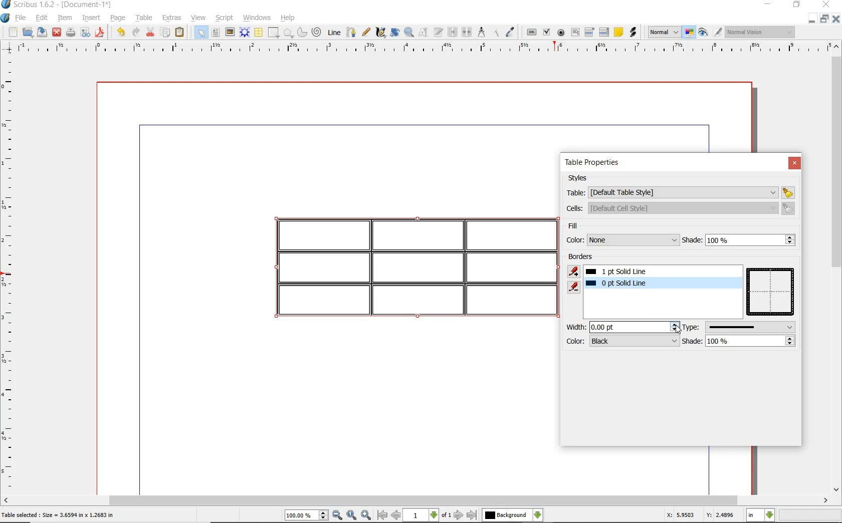 The image size is (842, 523). Describe the element at coordinates (27, 32) in the screenshot. I see `open` at that location.